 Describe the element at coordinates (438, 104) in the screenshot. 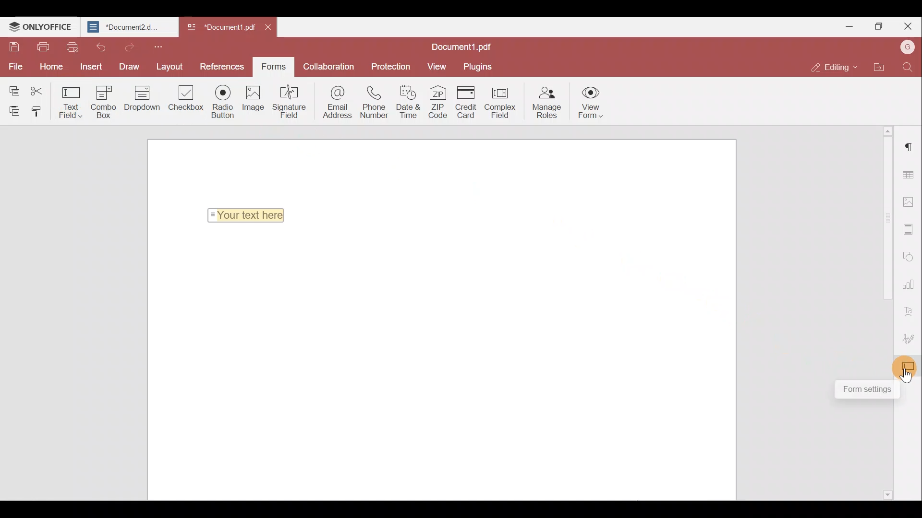

I see `ZIP Code` at that location.